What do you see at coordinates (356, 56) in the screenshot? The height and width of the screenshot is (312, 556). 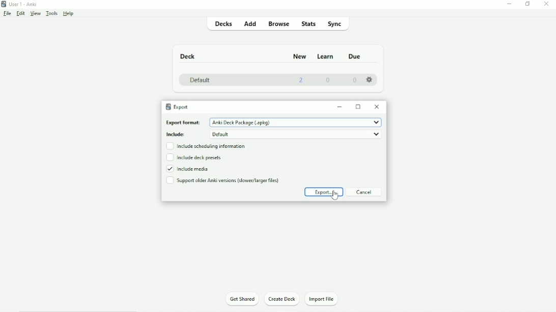 I see `Due` at bounding box center [356, 56].